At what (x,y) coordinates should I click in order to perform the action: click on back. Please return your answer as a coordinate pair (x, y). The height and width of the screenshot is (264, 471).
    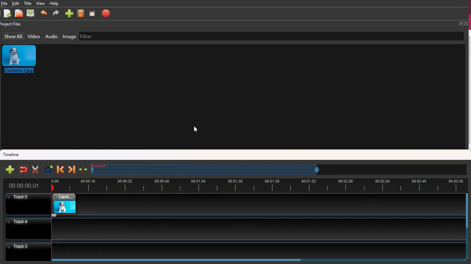
    Looking at the image, I should click on (59, 170).